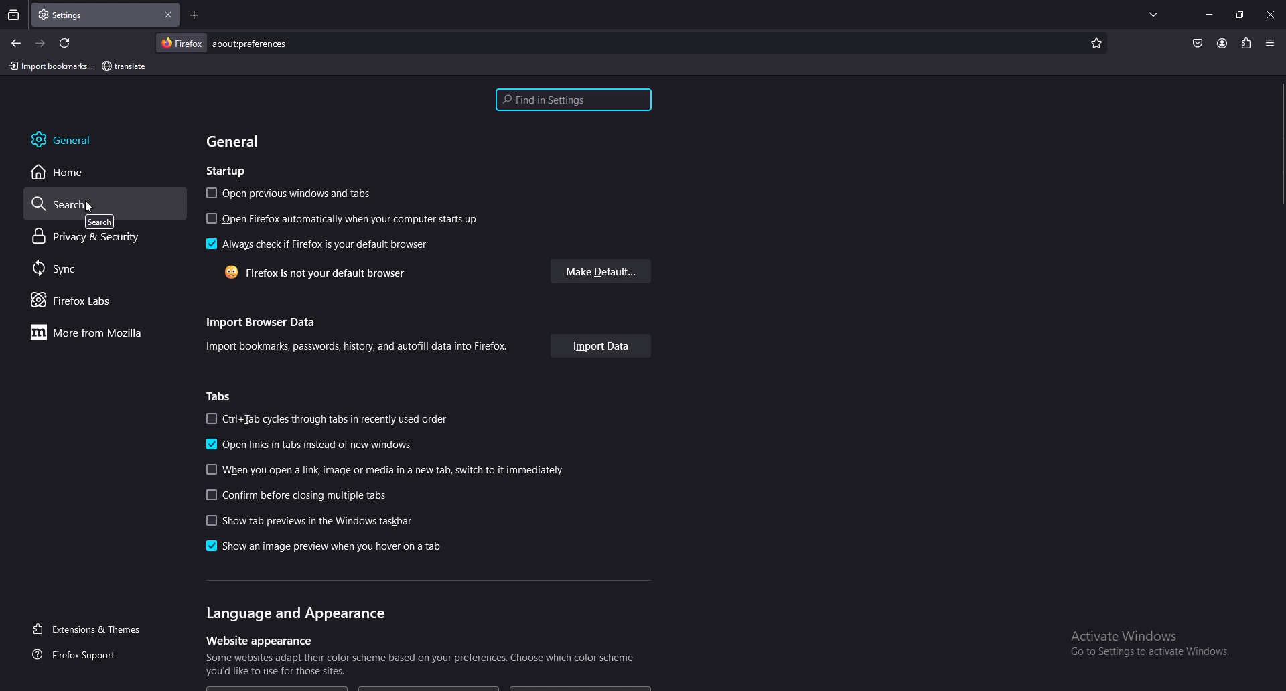 This screenshot has width=1286, height=691. I want to click on tab, so click(88, 15).